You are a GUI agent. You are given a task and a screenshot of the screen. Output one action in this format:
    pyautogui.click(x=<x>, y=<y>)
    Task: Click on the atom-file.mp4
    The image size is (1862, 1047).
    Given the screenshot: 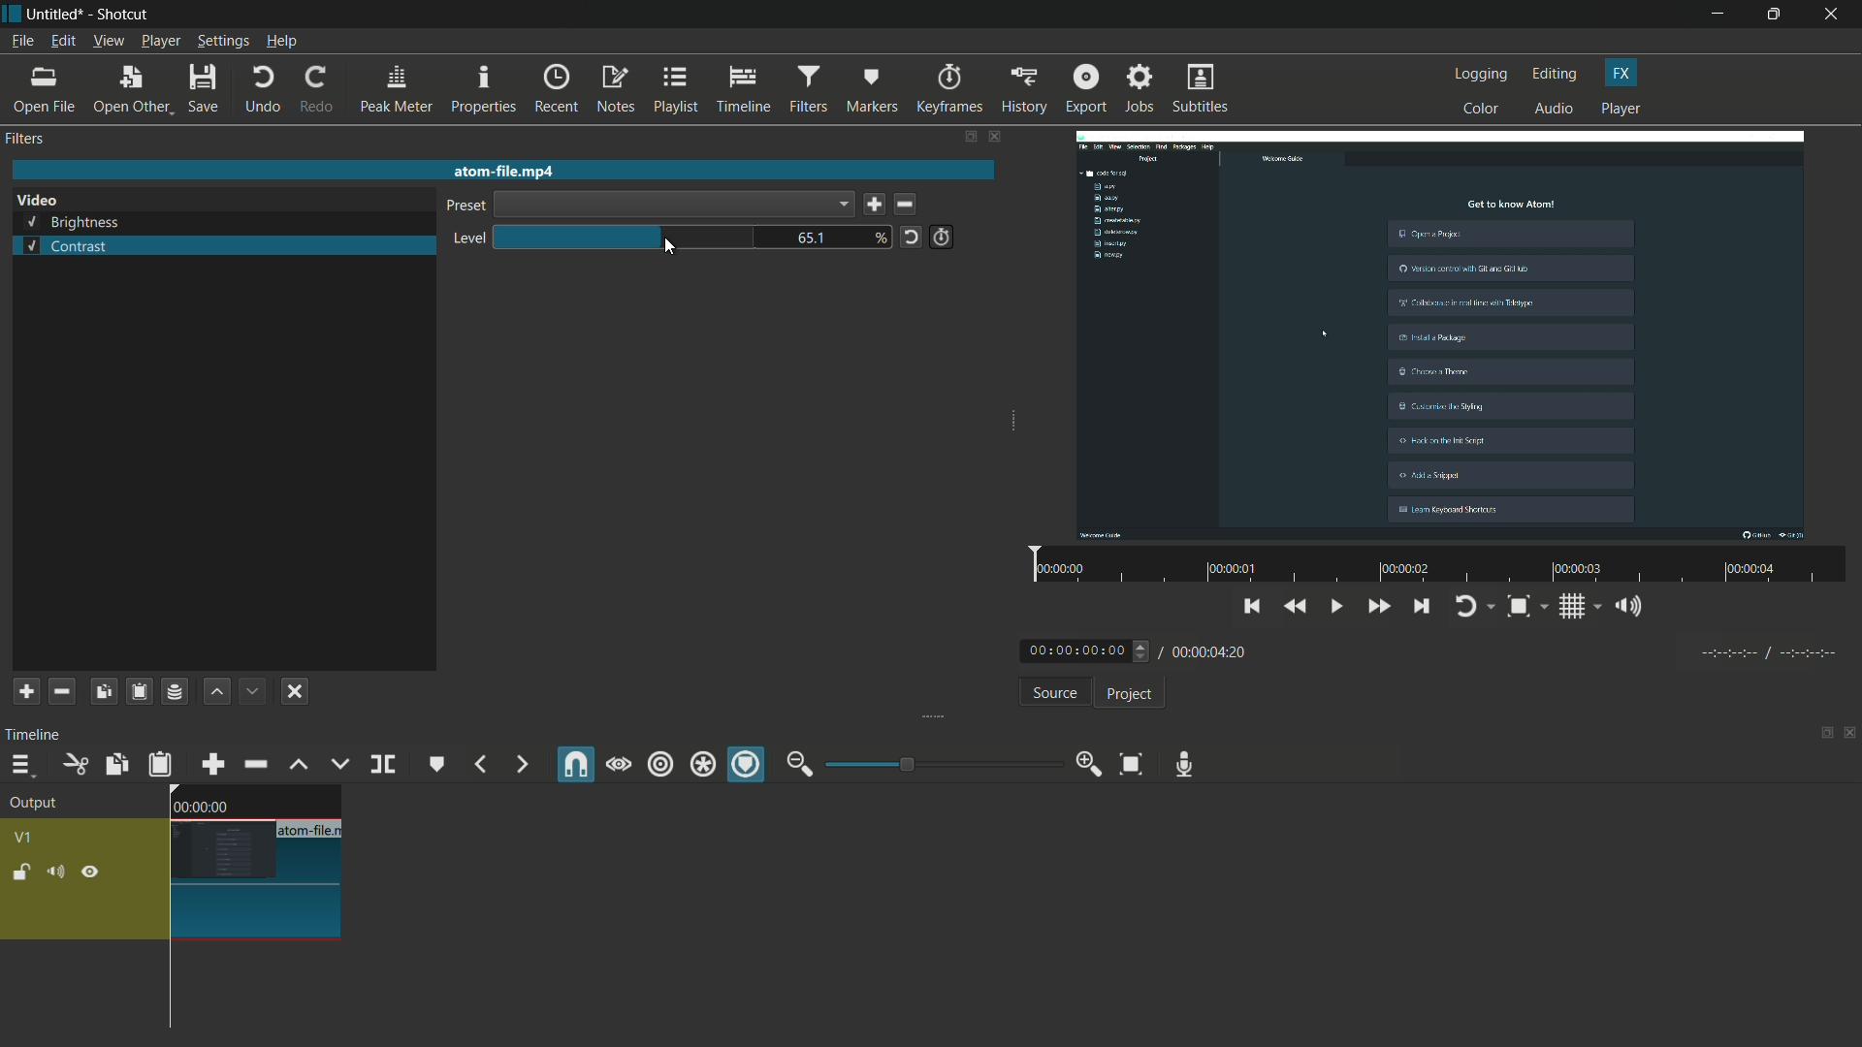 What is the action you would take?
    pyautogui.click(x=502, y=170)
    